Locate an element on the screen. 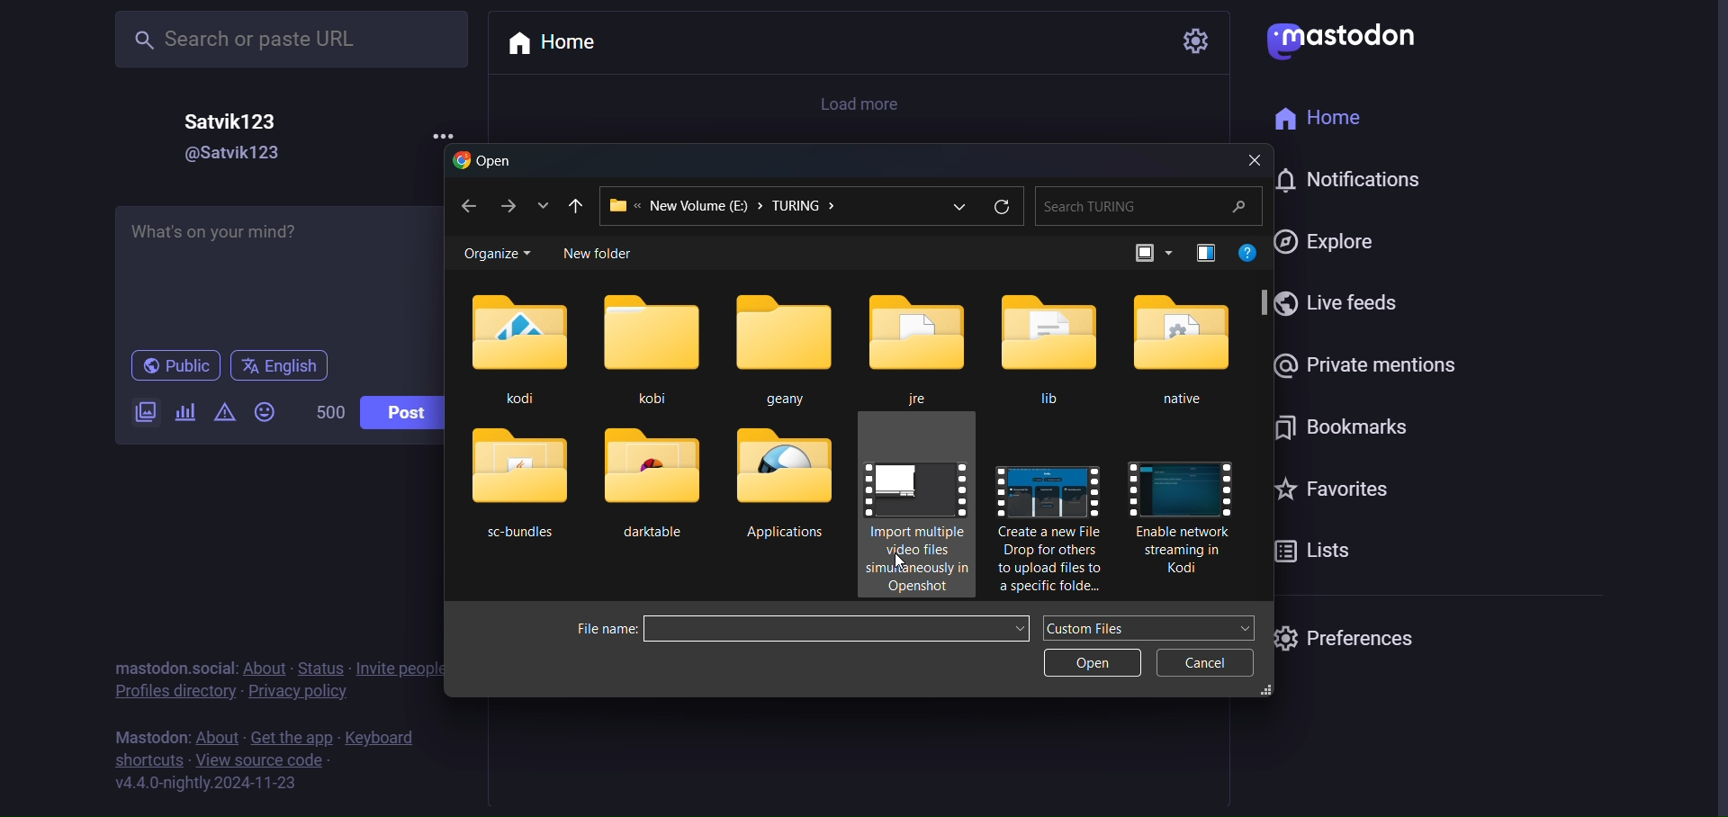  mastodon is located at coordinates (1345, 36).